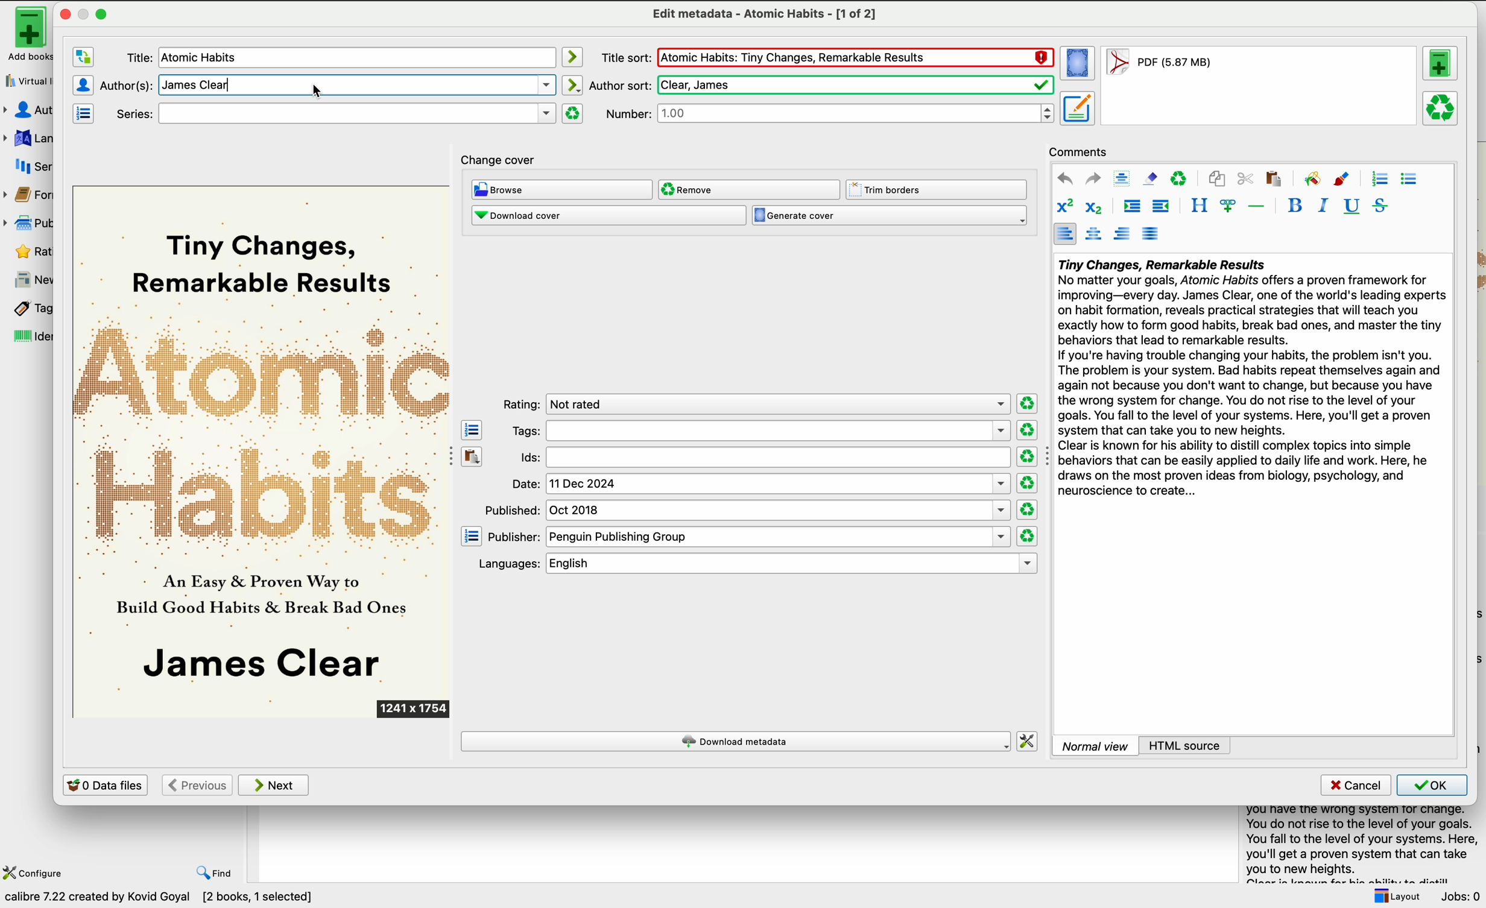 This screenshot has width=1486, height=908. Describe the element at coordinates (1150, 178) in the screenshot. I see `remove formatting` at that location.